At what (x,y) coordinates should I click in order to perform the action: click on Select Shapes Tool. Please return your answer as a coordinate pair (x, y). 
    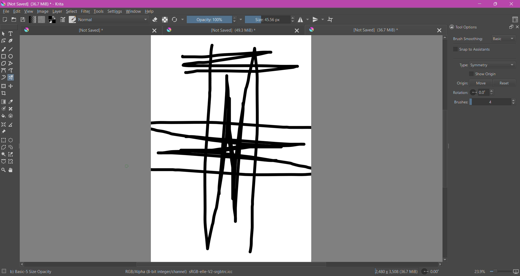
    Looking at the image, I should click on (4, 34).